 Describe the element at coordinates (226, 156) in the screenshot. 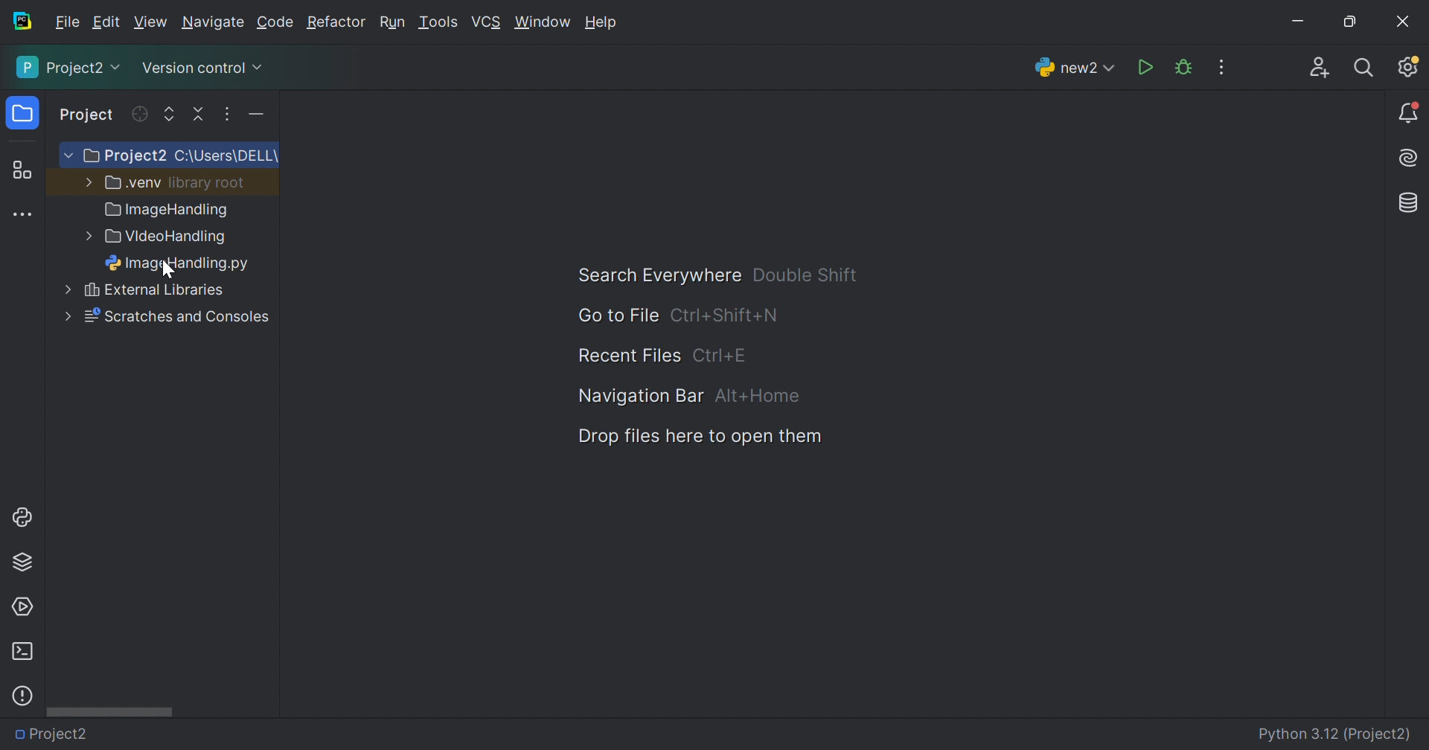

I see `C:\Users\DELL\` at that location.